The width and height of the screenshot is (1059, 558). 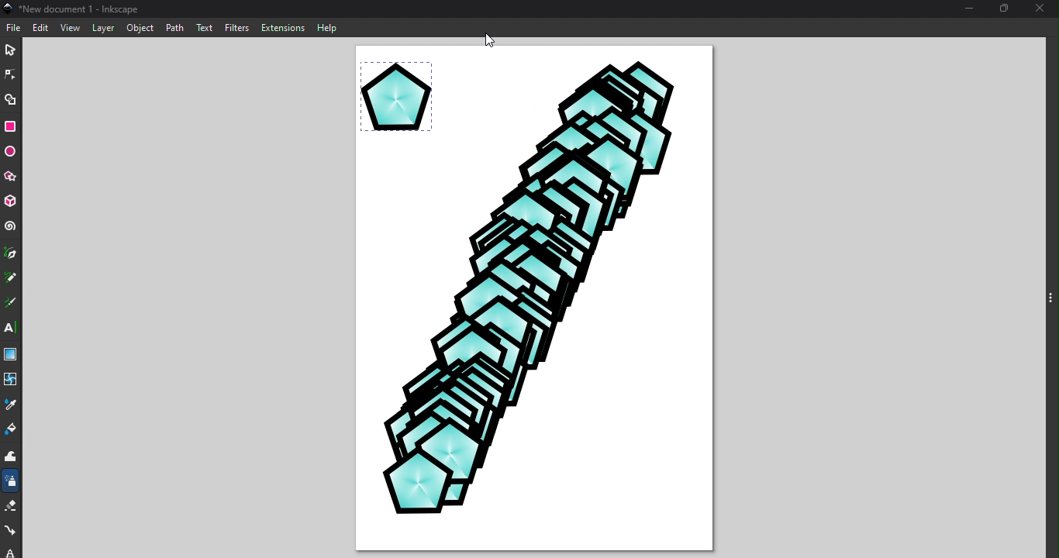 I want to click on Edit, so click(x=41, y=27).